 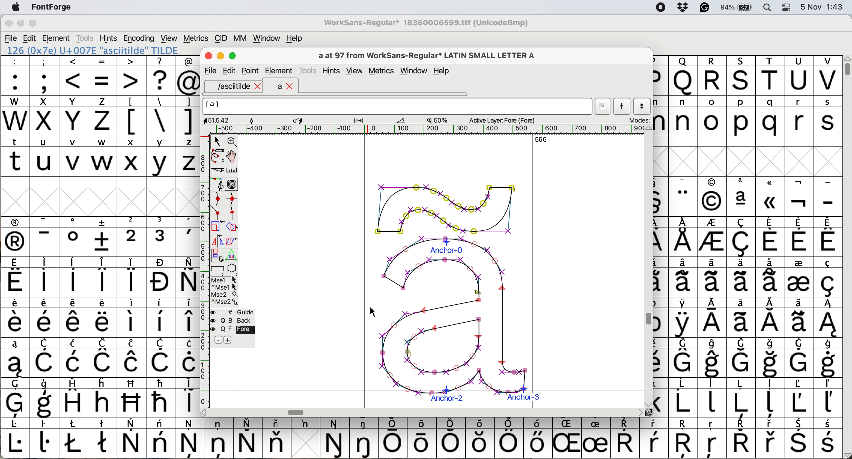 I want to click on w, so click(x=103, y=156).